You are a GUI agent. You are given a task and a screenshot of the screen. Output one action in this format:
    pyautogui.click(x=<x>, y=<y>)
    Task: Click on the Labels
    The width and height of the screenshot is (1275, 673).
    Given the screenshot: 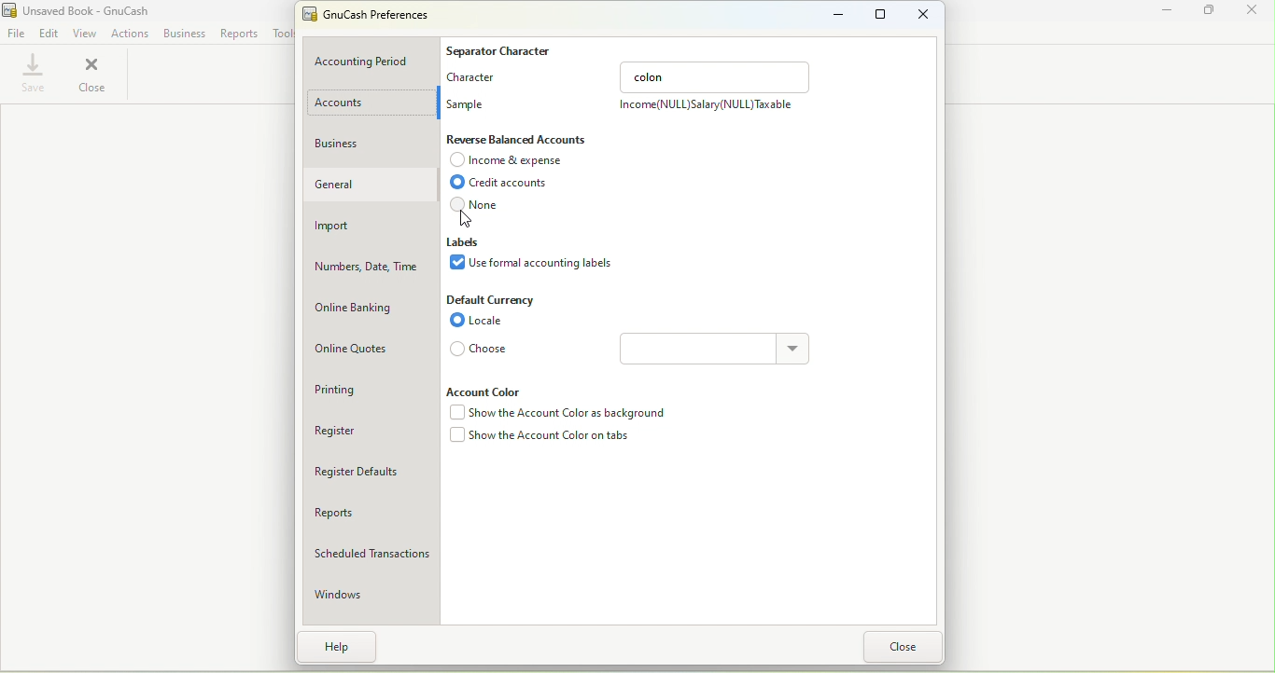 What is the action you would take?
    pyautogui.click(x=468, y=239)
    